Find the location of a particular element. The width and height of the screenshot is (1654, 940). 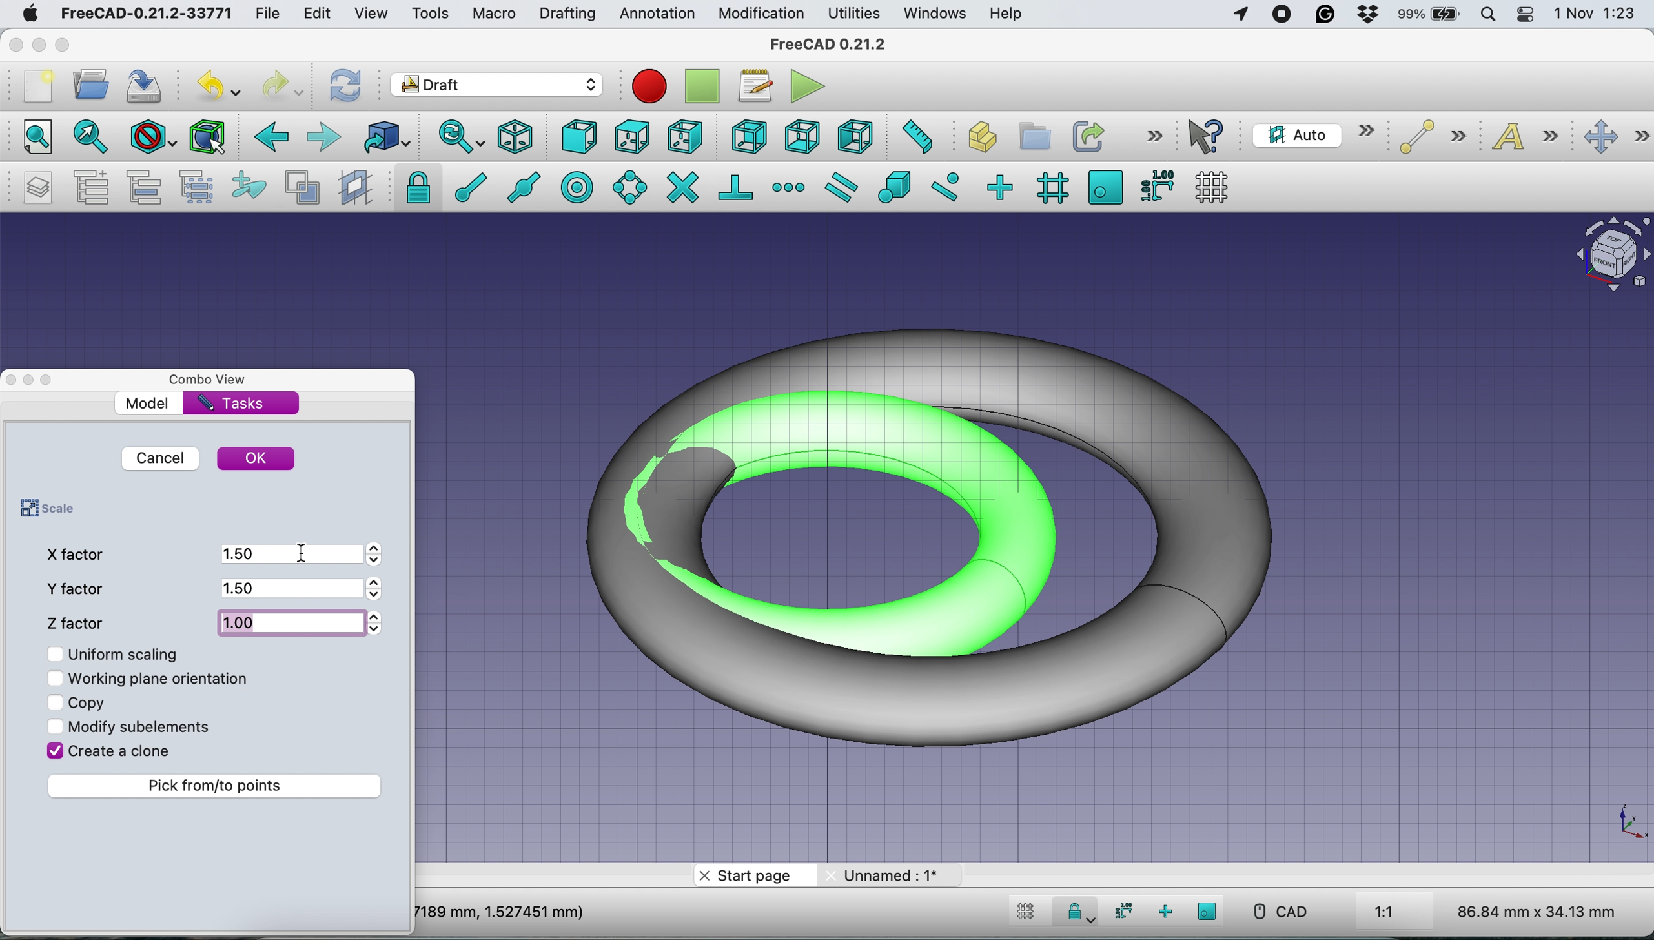

Toggle Overlay is located at coordinates (53, 380).